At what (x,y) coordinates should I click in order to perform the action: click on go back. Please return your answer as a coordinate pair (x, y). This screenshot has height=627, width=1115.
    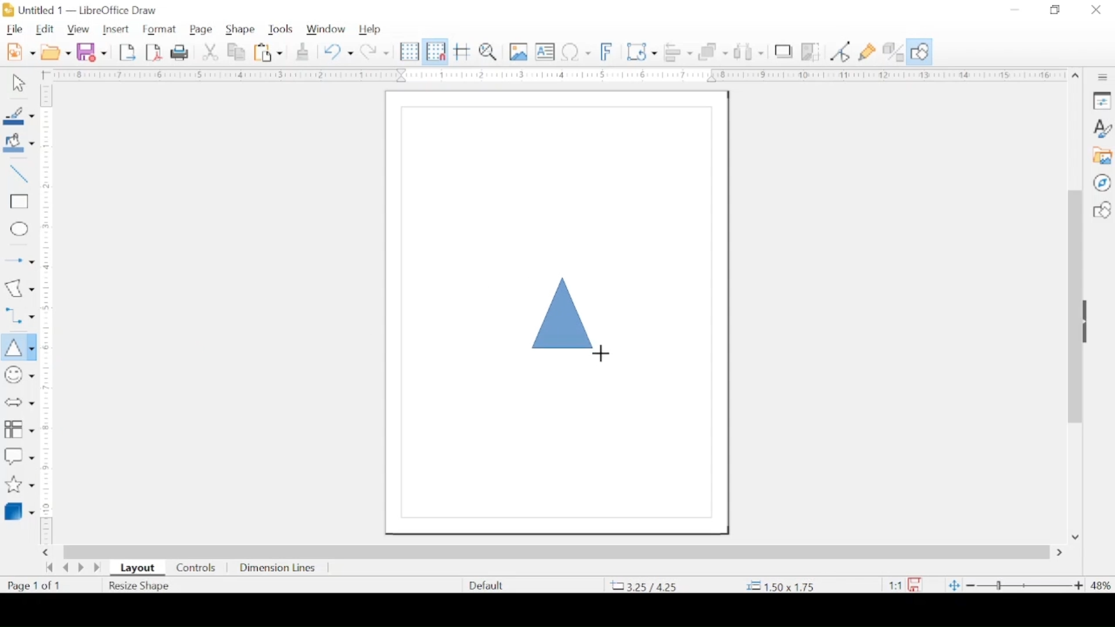
    Looking at the image, I should click on (49, 567).